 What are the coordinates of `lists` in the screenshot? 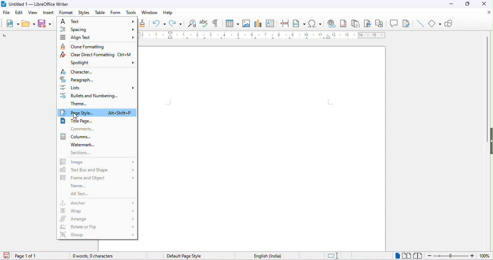 It's located at (99, 88).